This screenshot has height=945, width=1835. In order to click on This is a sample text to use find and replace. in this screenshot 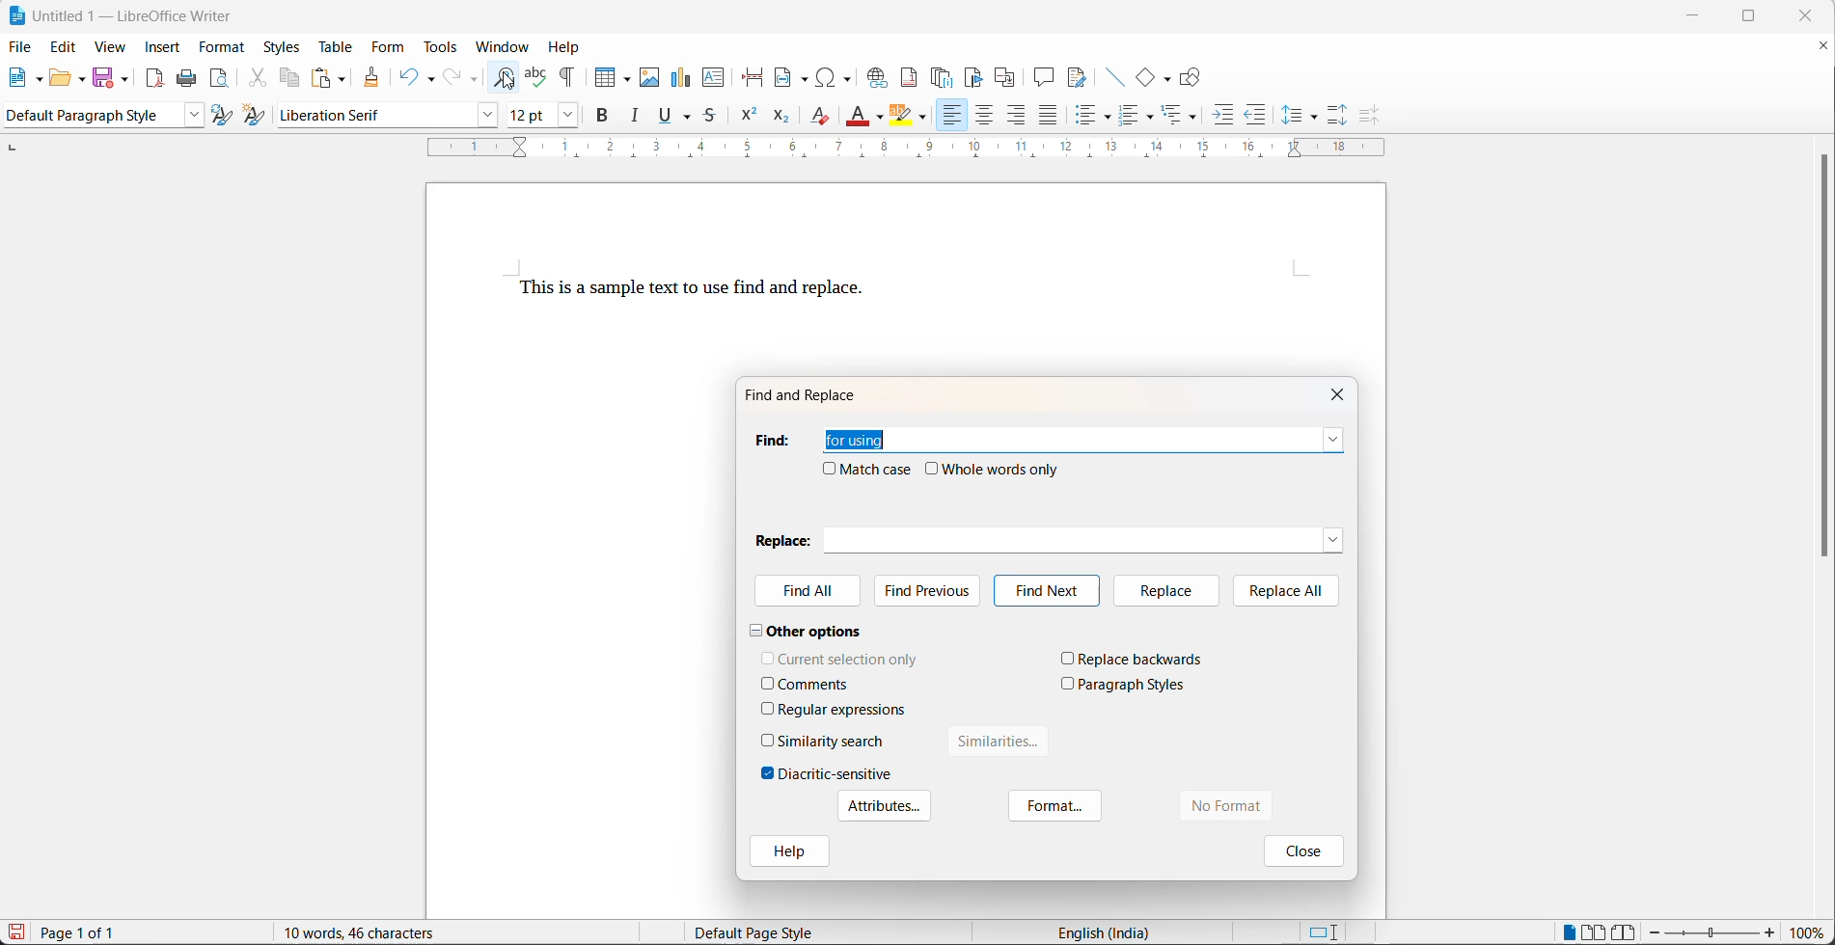, I will do `click(692, 290)`.